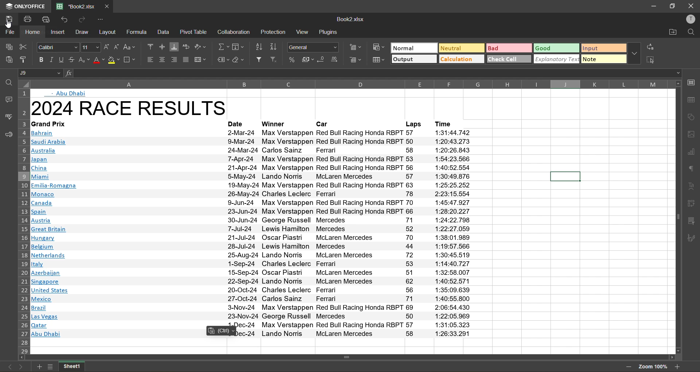 The height and width of the screenshot is (372, 700). What do you see at coordinates (222, 47) in the screenshot?
I see `summation` at bounding box center [222, 47].